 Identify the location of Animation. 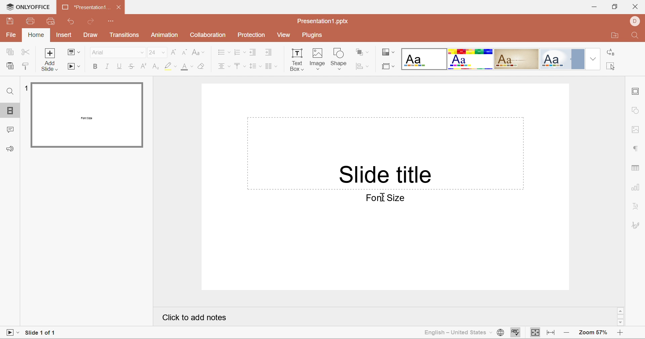
(164, 35).